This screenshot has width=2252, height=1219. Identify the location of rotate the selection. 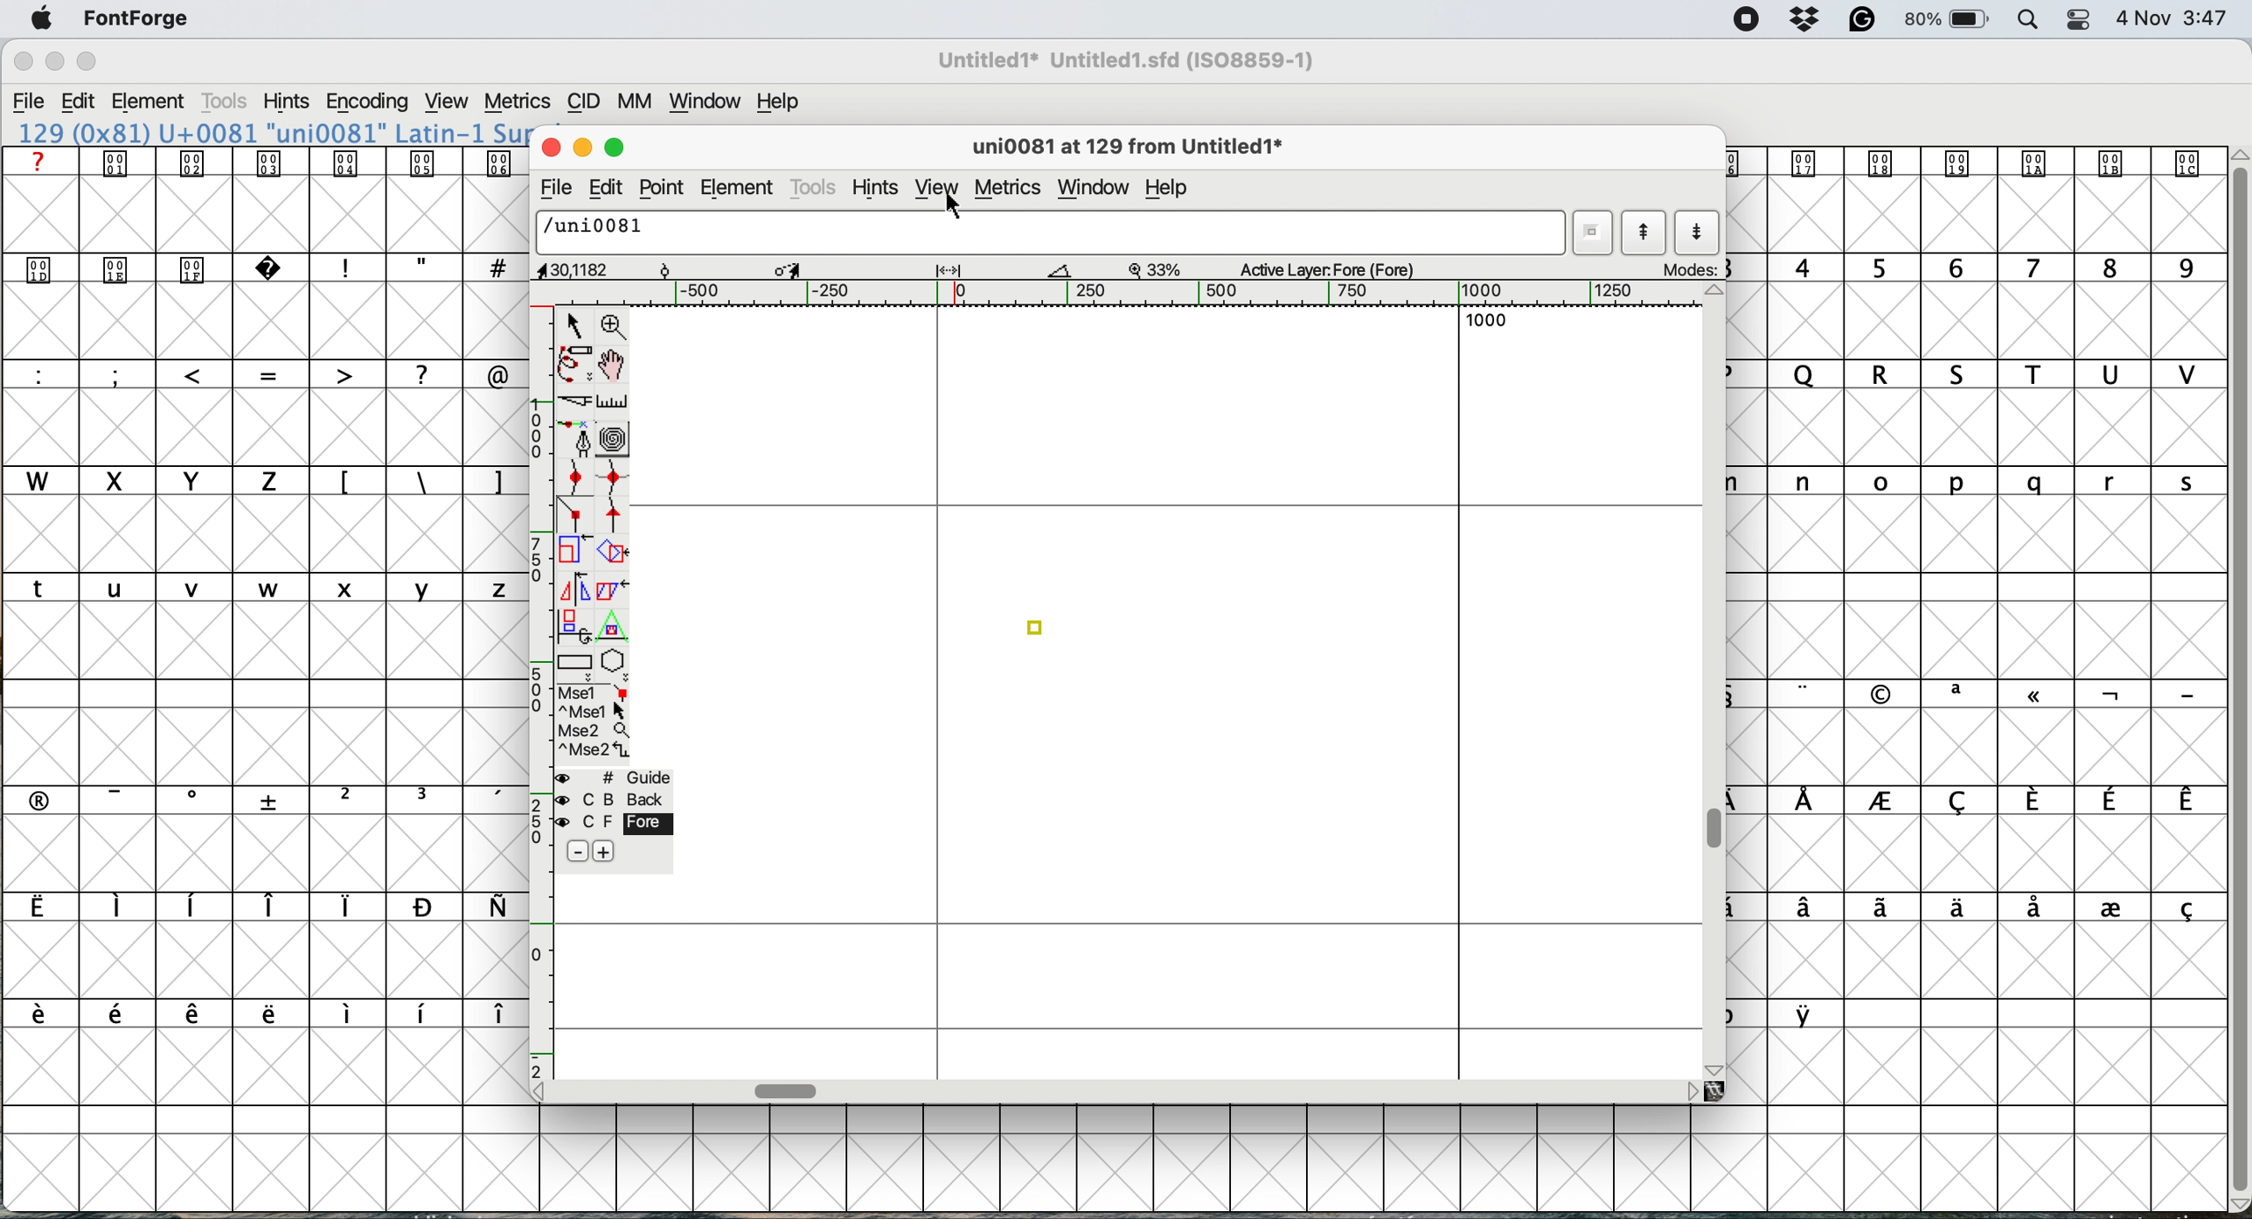
(611, 554).